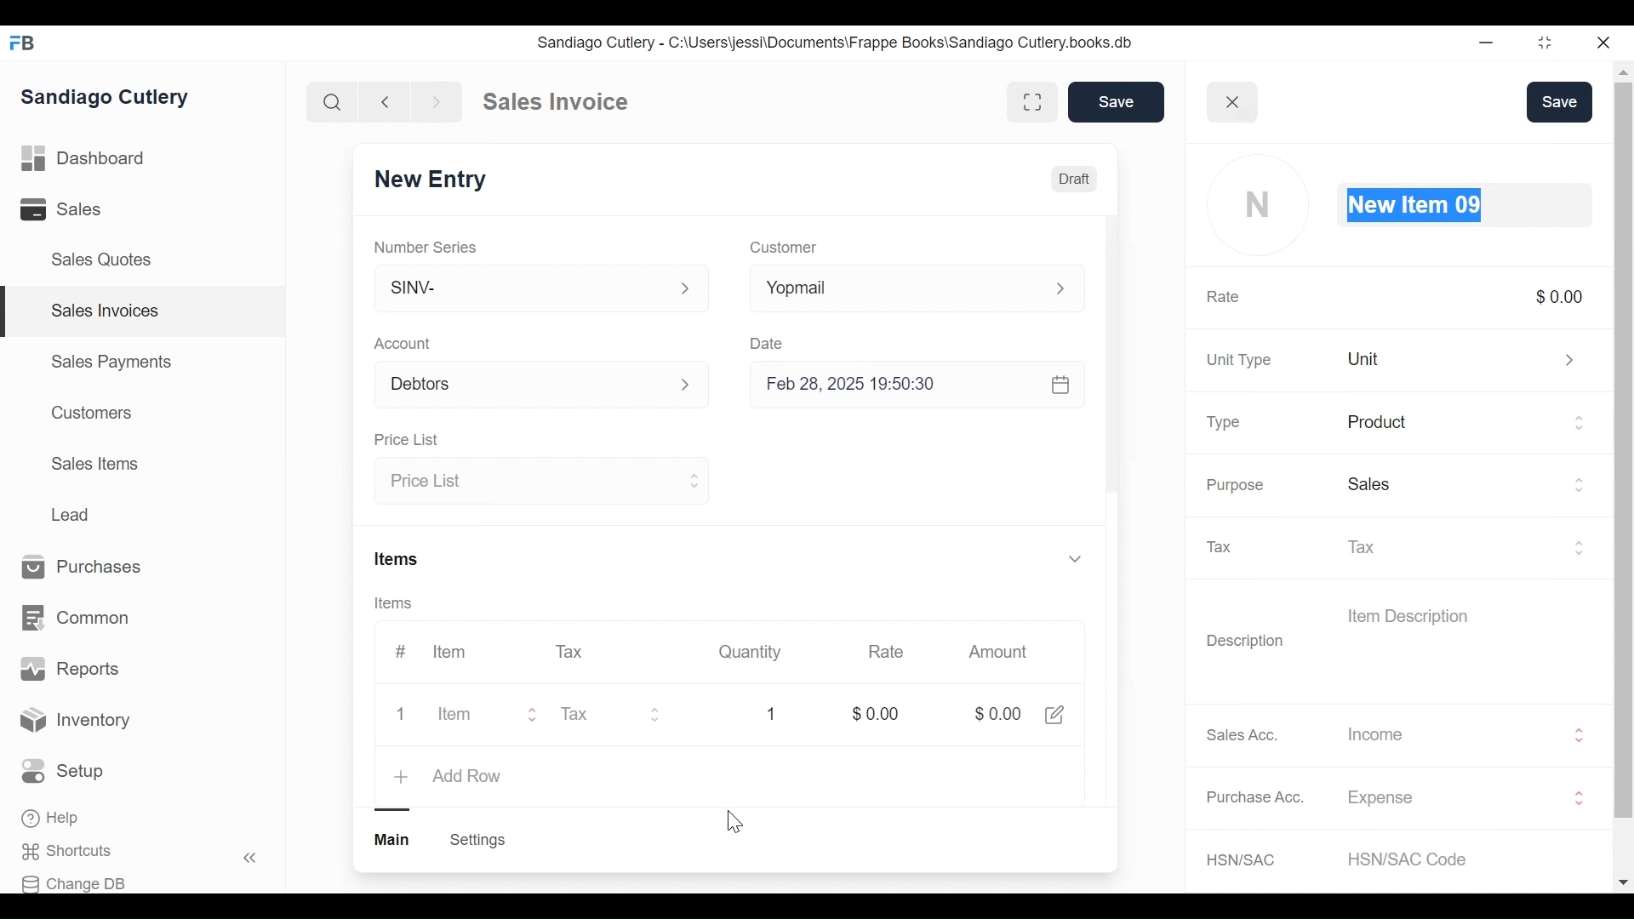 This screenshot has width=1634, height=919. Describe the element at coordinates (1239, 361) in the screenshot. I see `Unit Type` at that location.